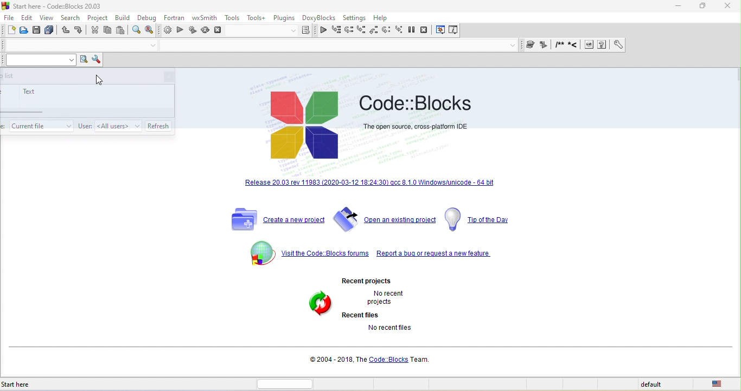  Describe the element at coordinates (481, 220) in the screenshot. I see `tip of the day` at that location.